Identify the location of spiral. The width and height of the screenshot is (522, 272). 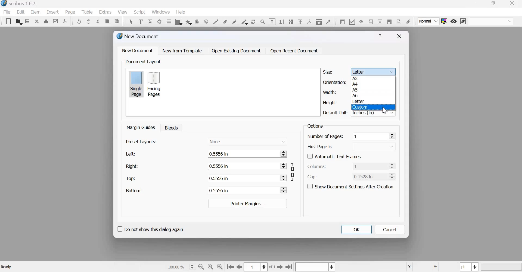
(206, 21).